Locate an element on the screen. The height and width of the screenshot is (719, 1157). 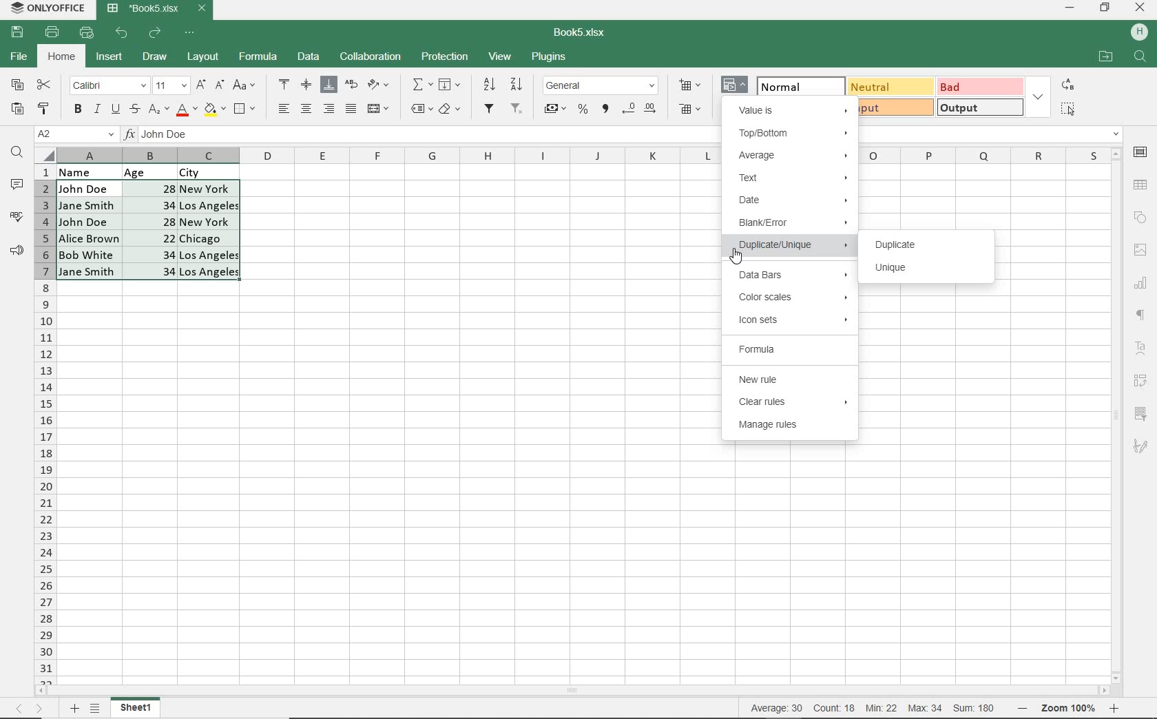
QUICK PRINT is located at coordinates (87, 33).